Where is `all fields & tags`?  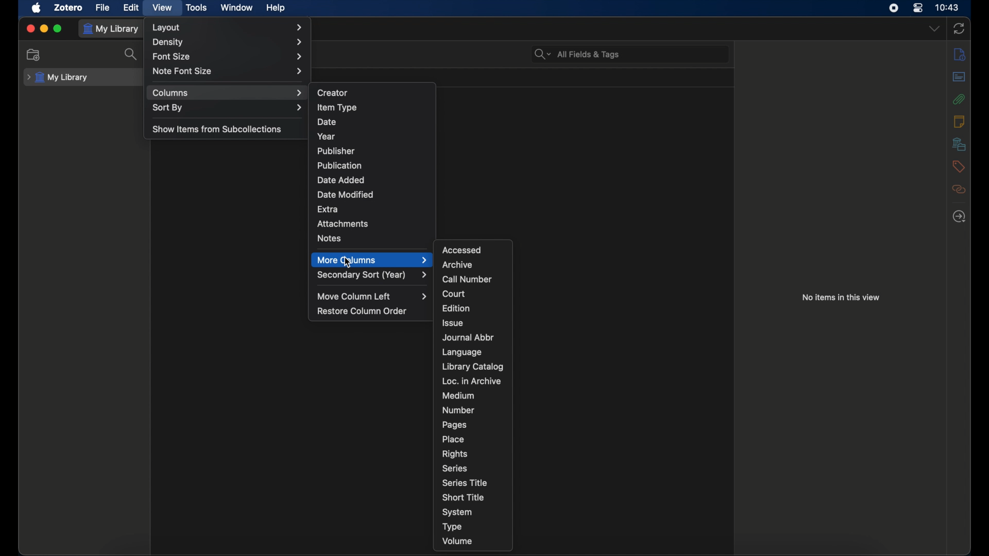 all fields & tags is located at coordinates (578, 54).